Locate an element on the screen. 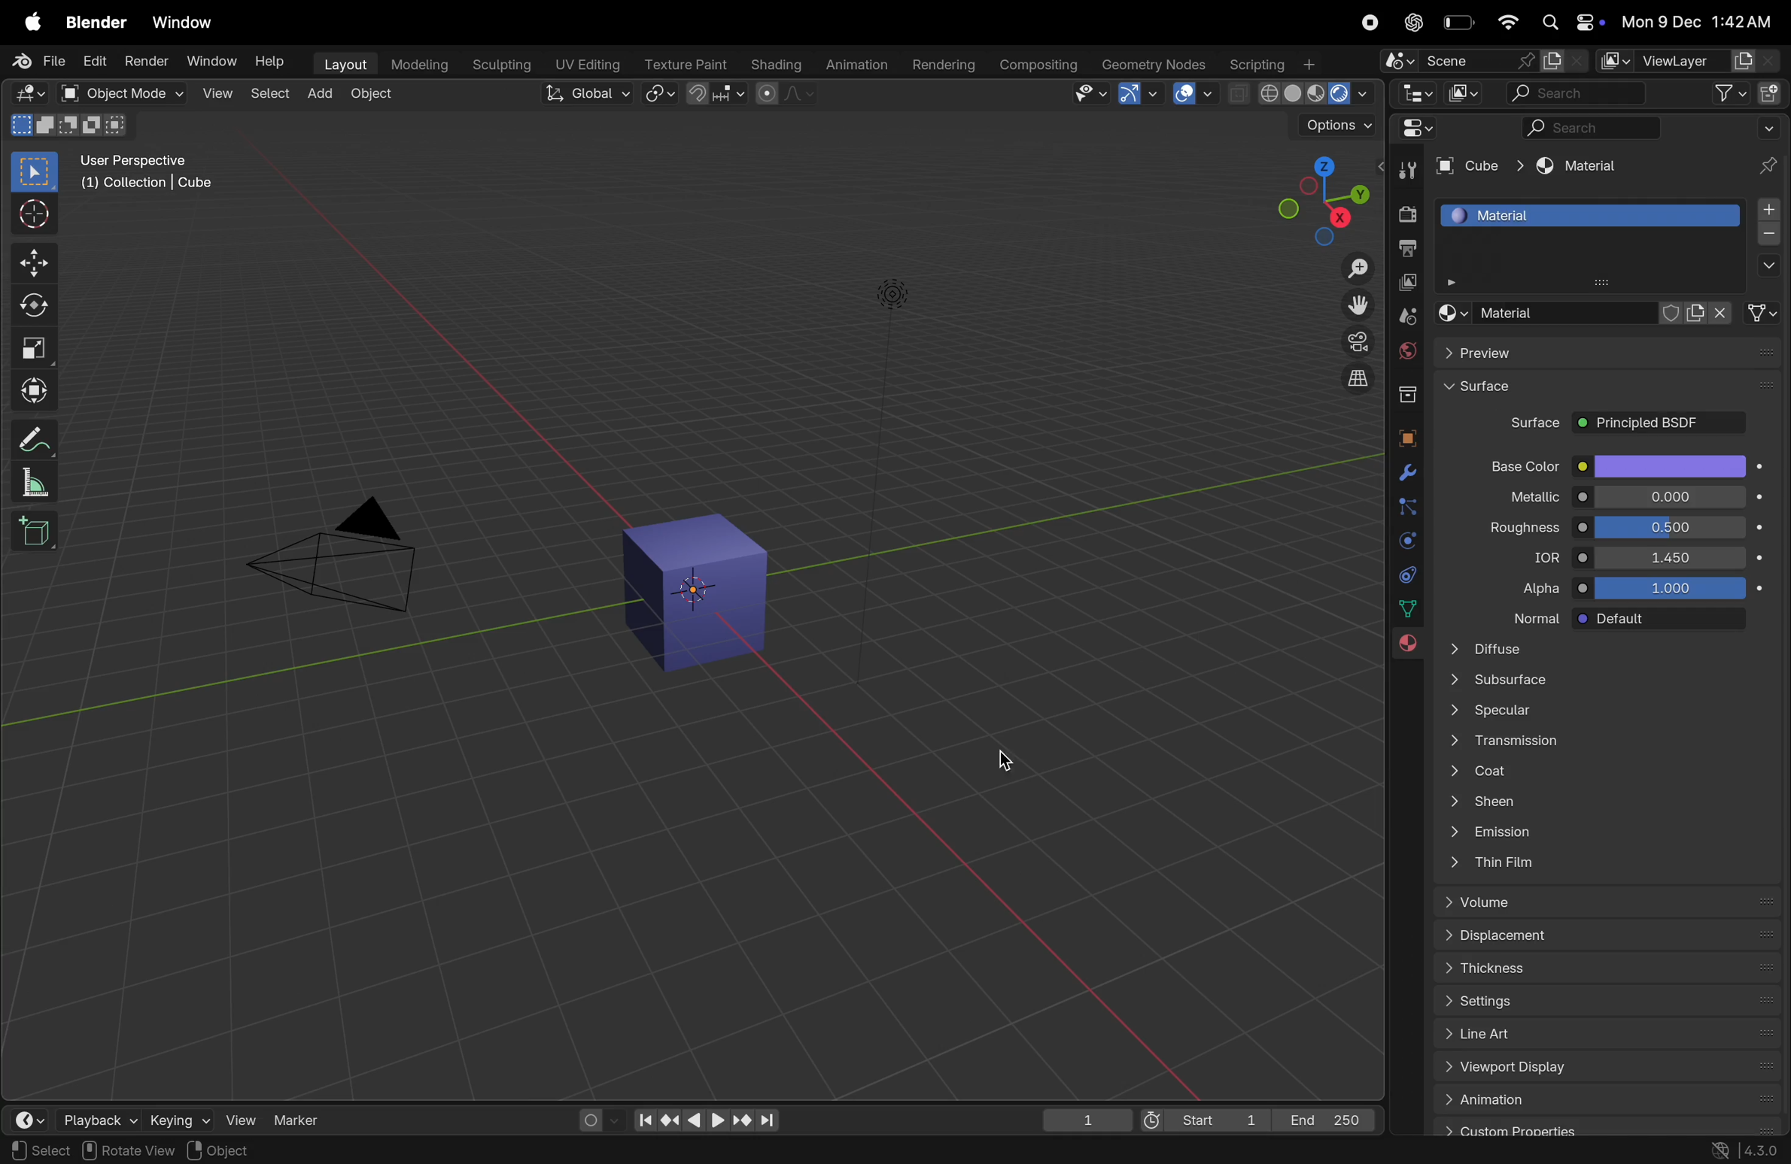 The height and width of the screenshot is (1164, 1791). perspective camera is located at coordinates (341, 559).